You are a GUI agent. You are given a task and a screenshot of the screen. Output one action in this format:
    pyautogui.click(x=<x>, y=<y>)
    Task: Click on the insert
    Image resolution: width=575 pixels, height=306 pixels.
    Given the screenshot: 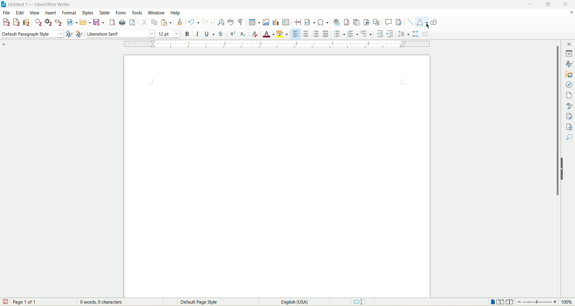 What is the action you would take?
    pyautogui.click(x=51, y=13)
    